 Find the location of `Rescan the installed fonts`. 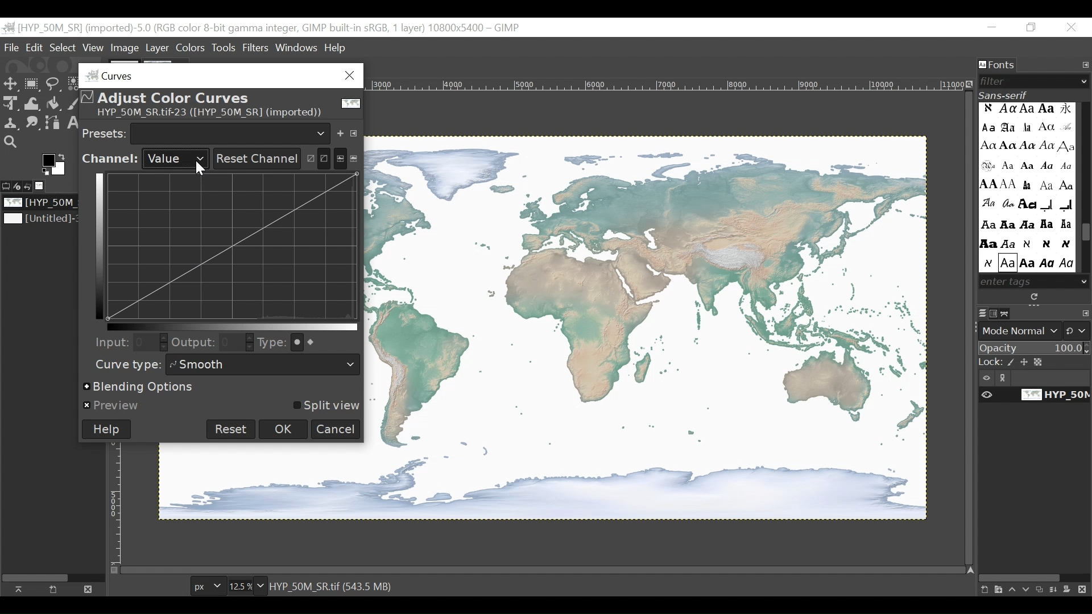

Rescan the installed fonts is located at coordinates (1036, 297).